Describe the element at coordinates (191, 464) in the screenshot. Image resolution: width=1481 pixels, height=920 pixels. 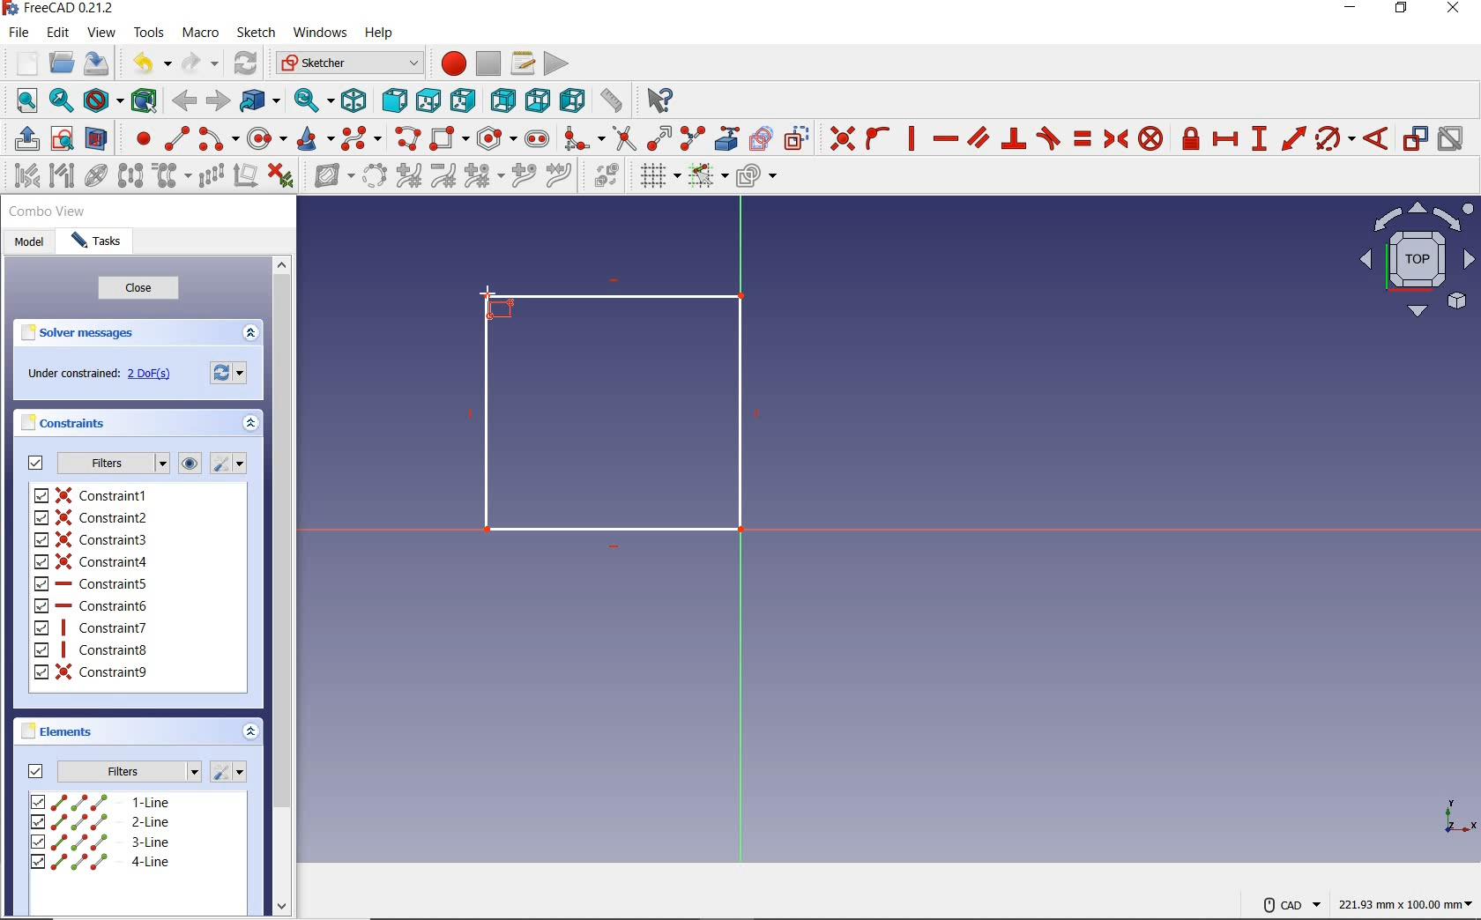
I see `show or hide all listed constraints from 3D view` at that location.